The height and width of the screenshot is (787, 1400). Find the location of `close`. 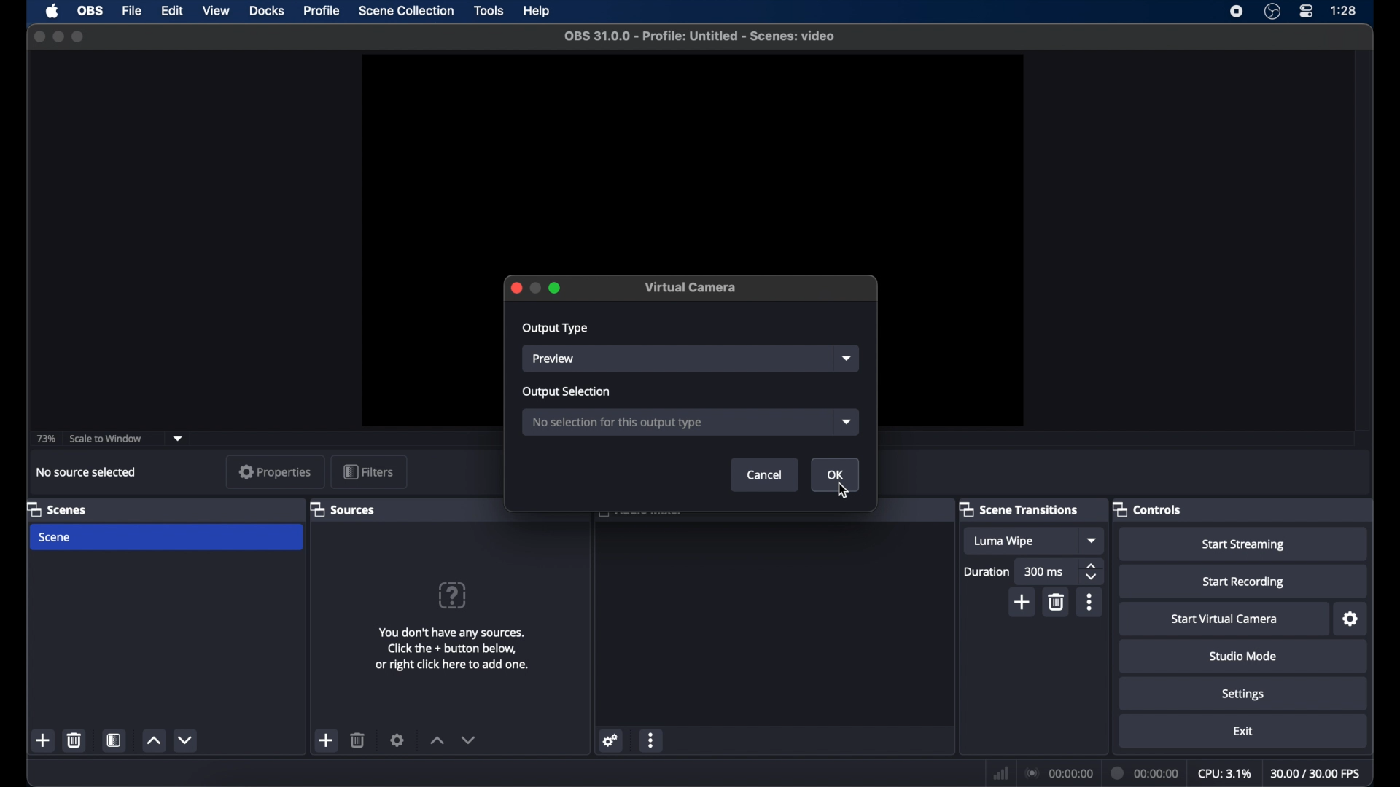

close is located at coordinates (515, 287).